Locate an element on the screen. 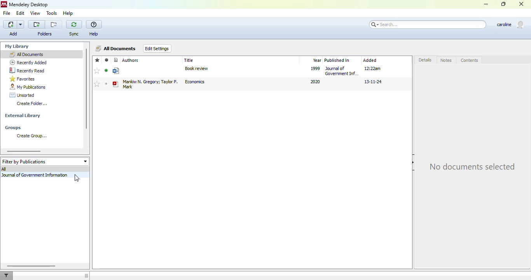 The image size is (531, 280). file is located at coordinates (7, 13).